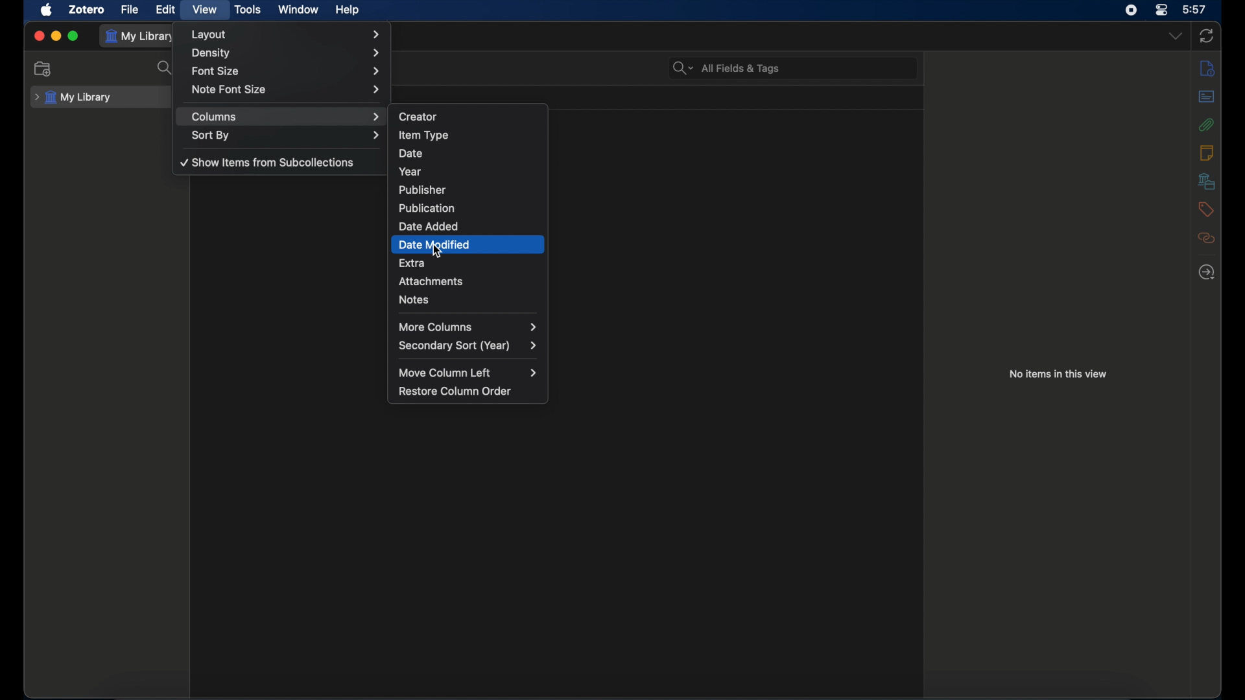 This screenshot has width=1245, height=700. I want to click on cursor, so click(441, 252).